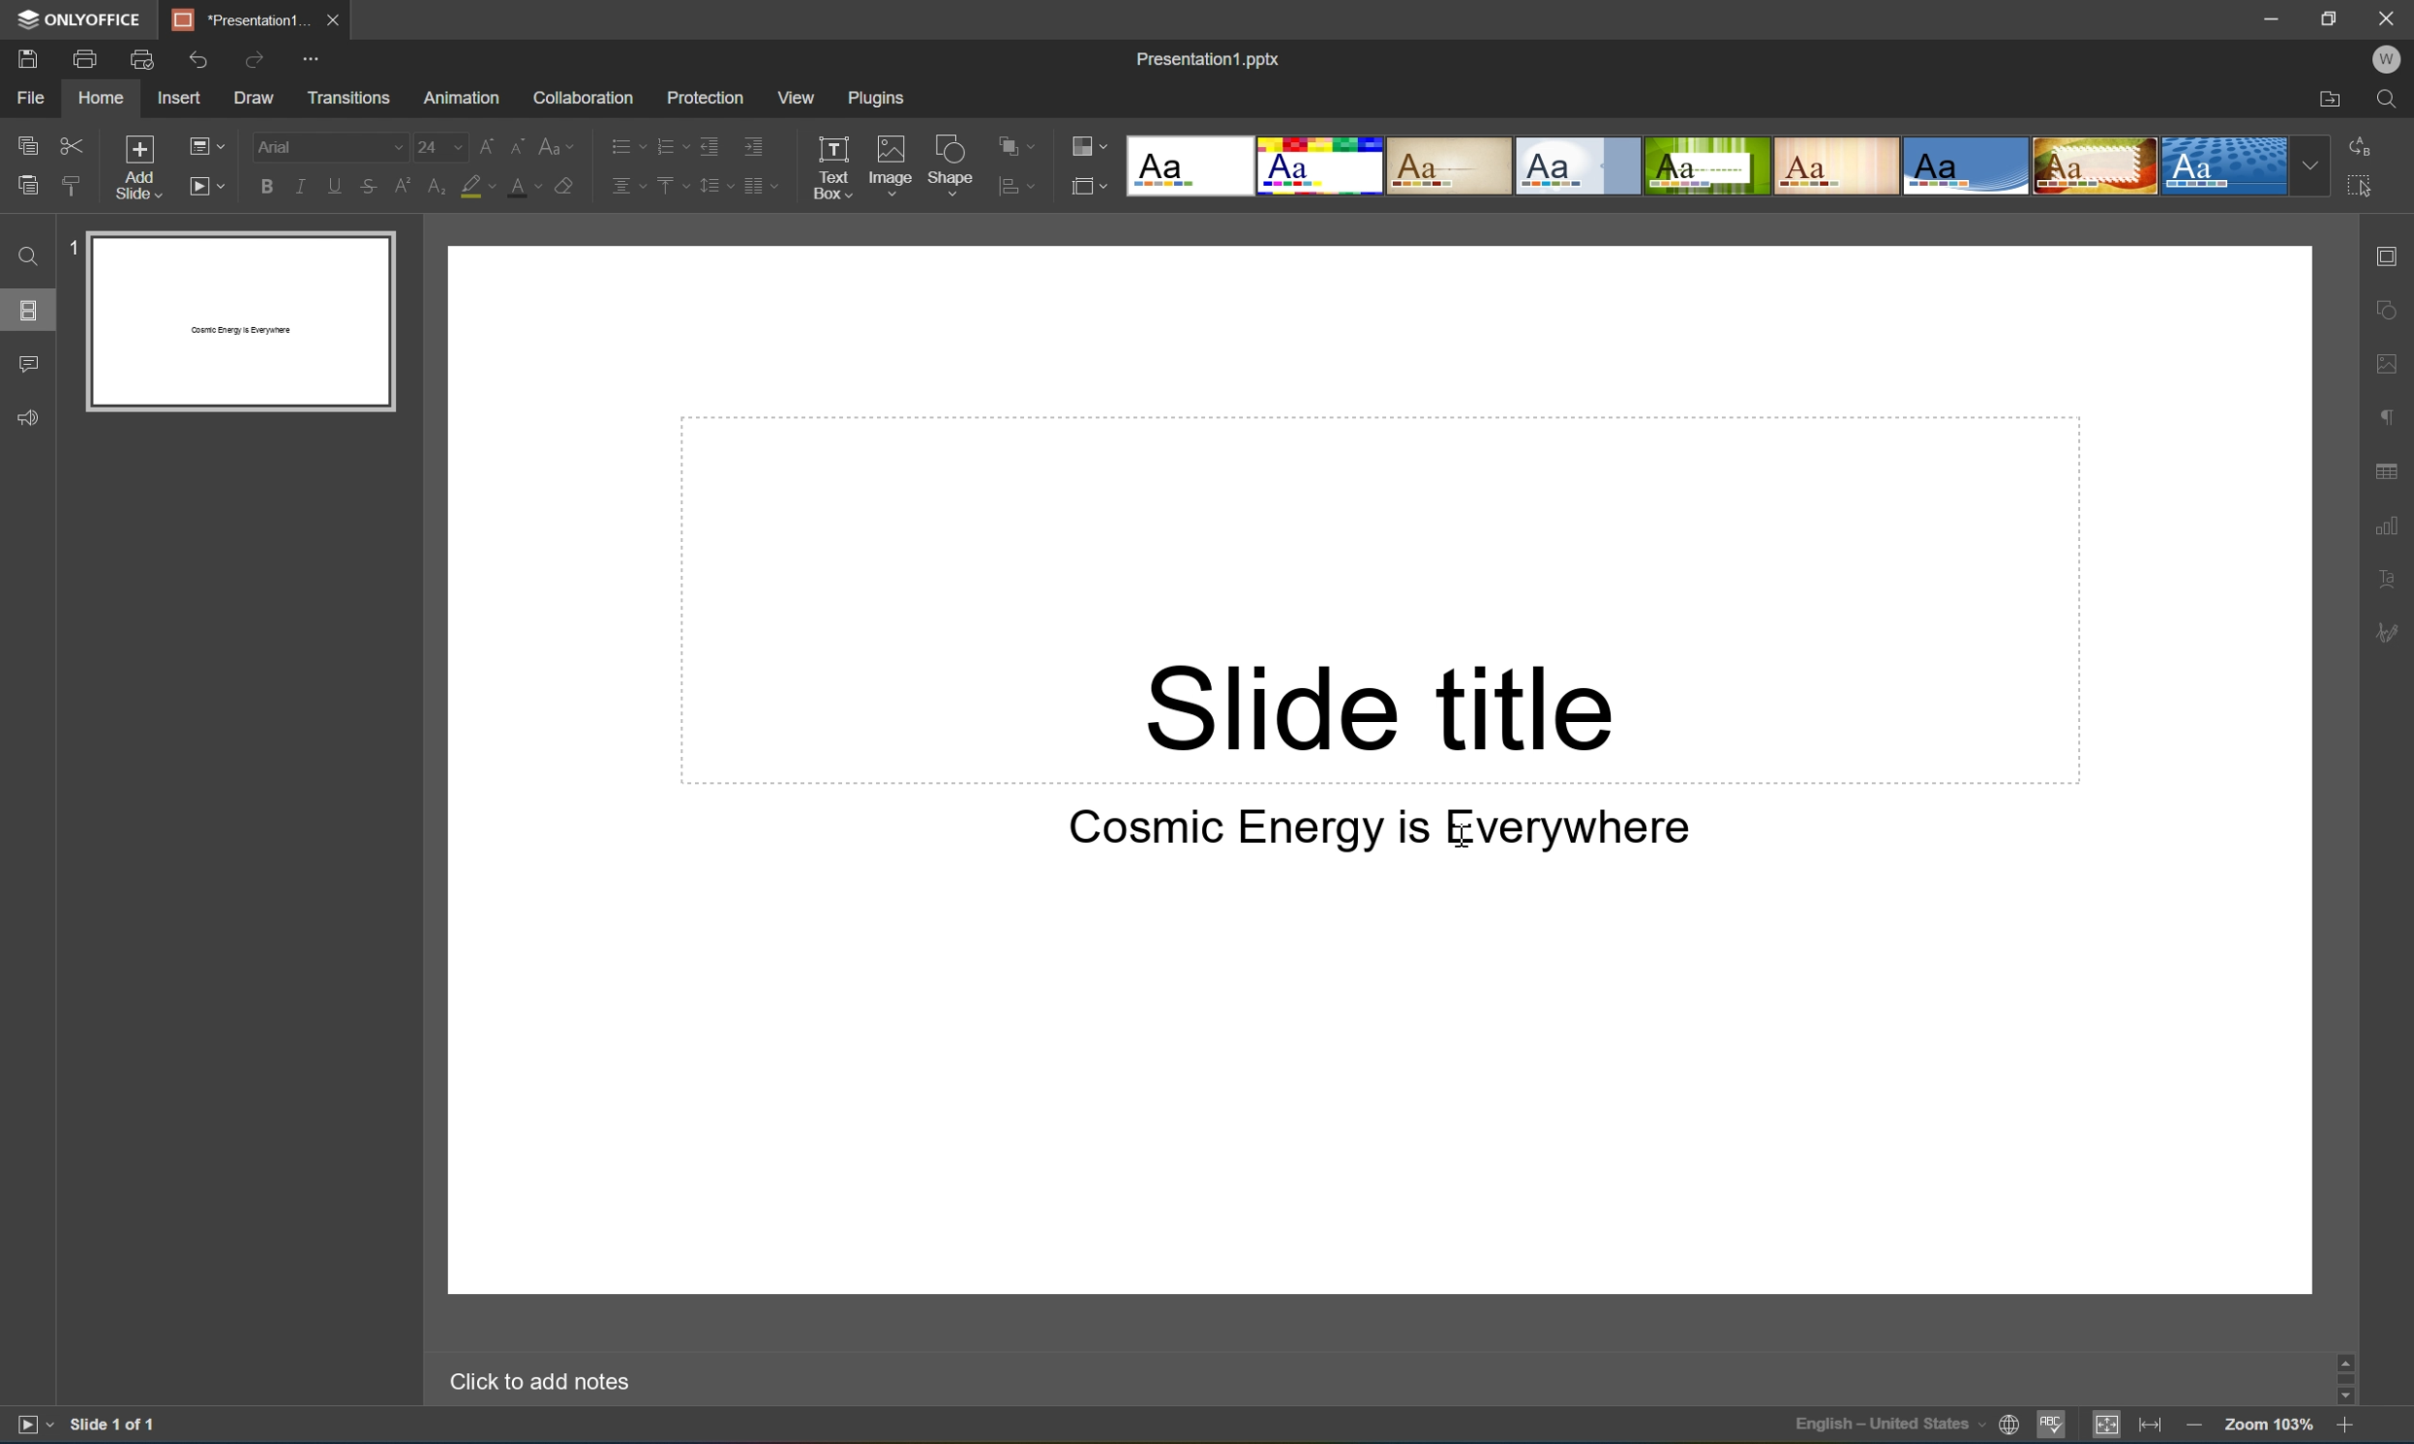 Image resolution: width=2414 pixels, height=1444 pixels. Describe the element at coordinates (436, 143) in the screenshot. I see `24` at that location.